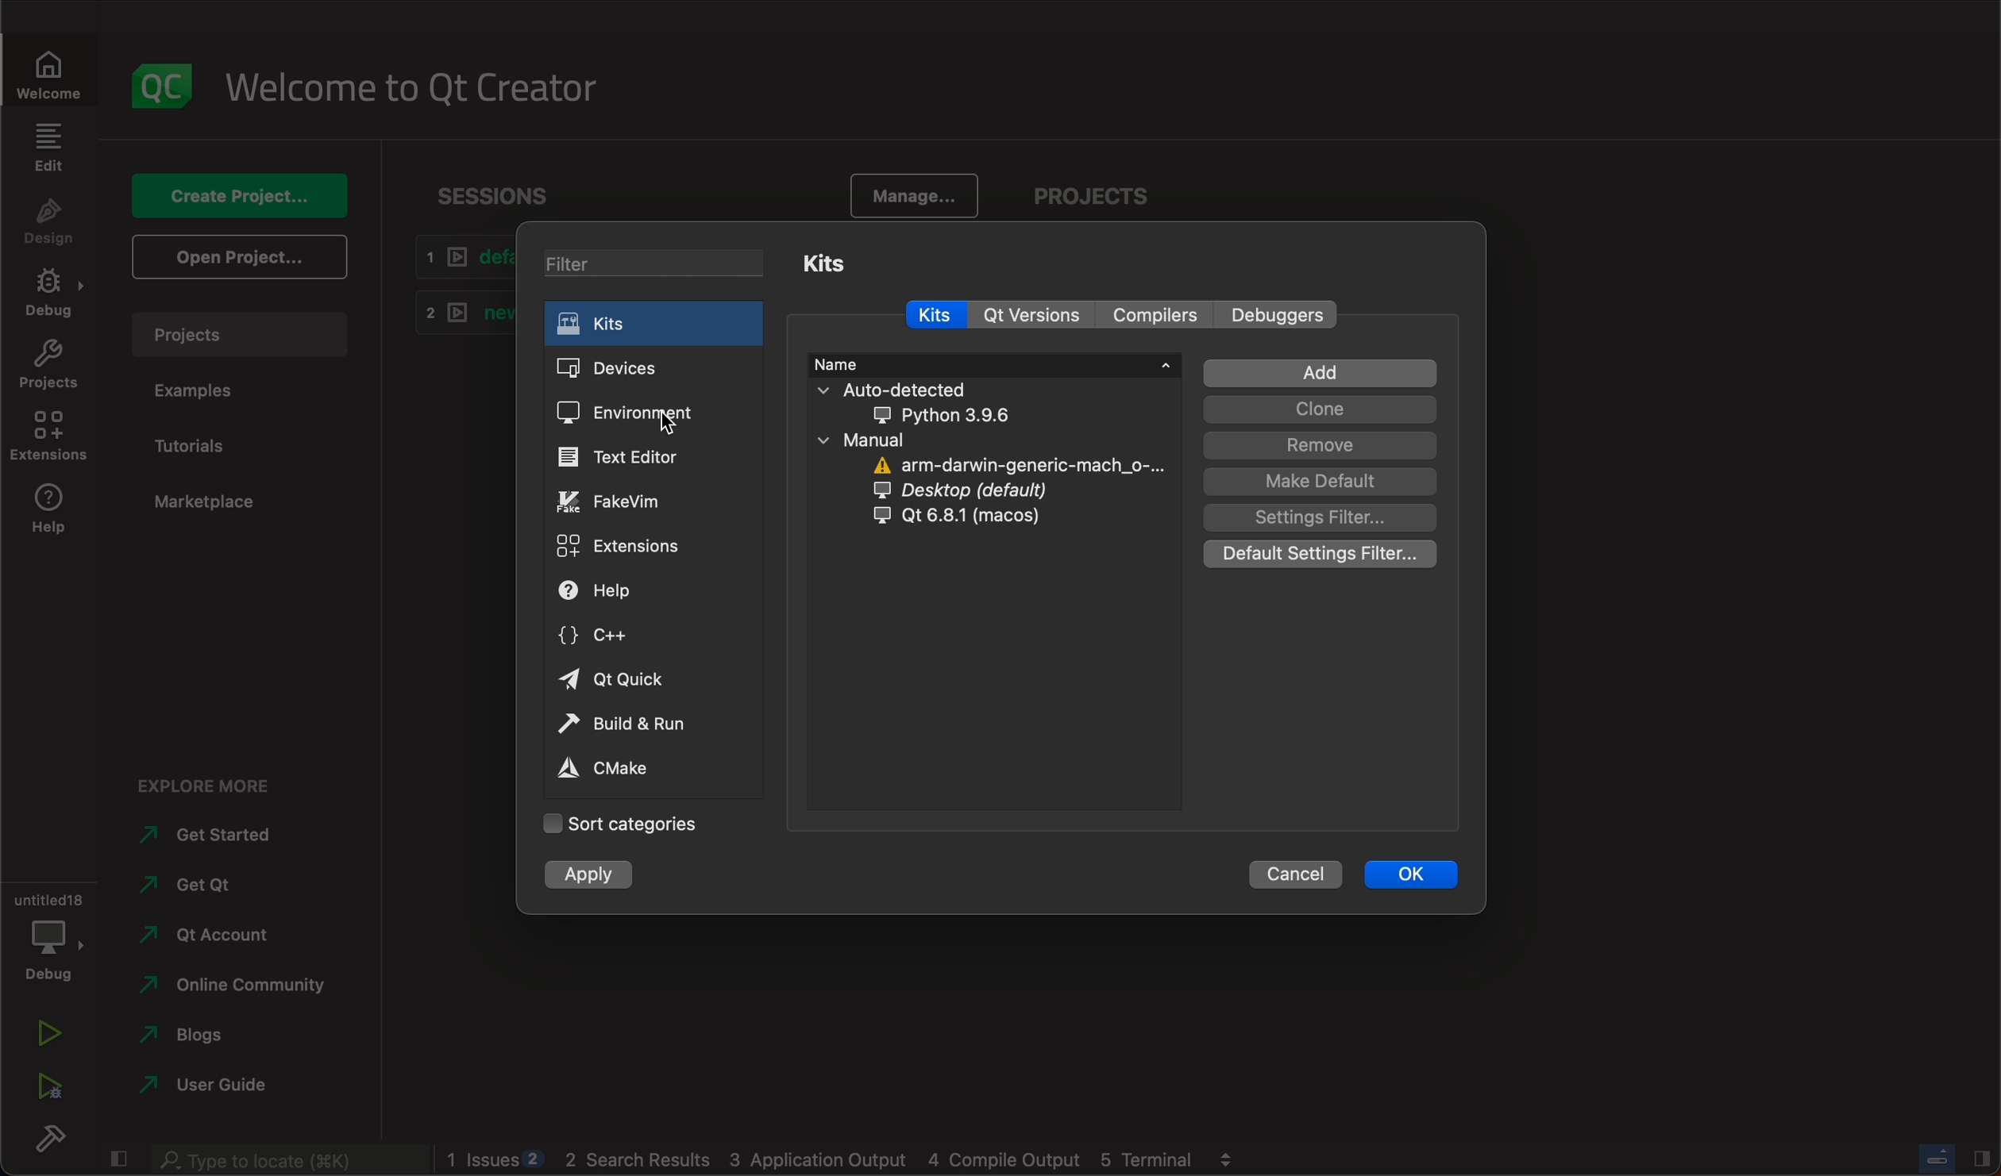  I want to click on debug, so click(47, 294).